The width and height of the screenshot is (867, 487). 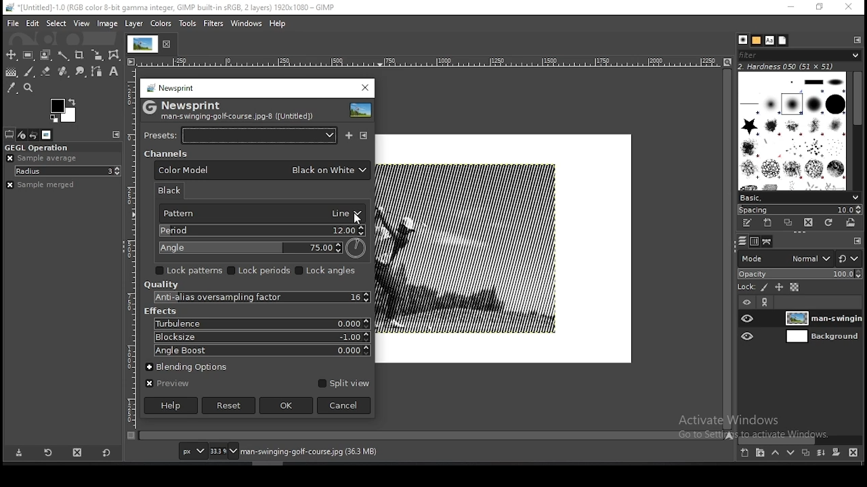 I want to click on reset, so click(x=850, y=256).